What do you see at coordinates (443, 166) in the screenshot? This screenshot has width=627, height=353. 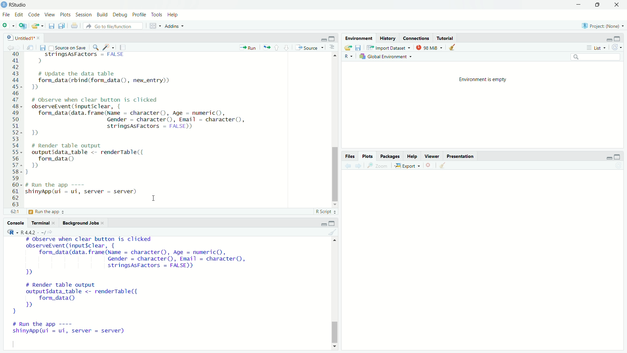 I see `clear all plots` at bounding box center [443, 166].